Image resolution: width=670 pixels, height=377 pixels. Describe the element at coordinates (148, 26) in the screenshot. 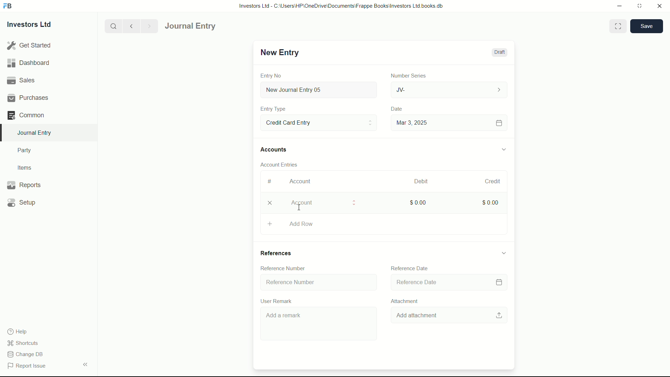

I see `Next` at that location.